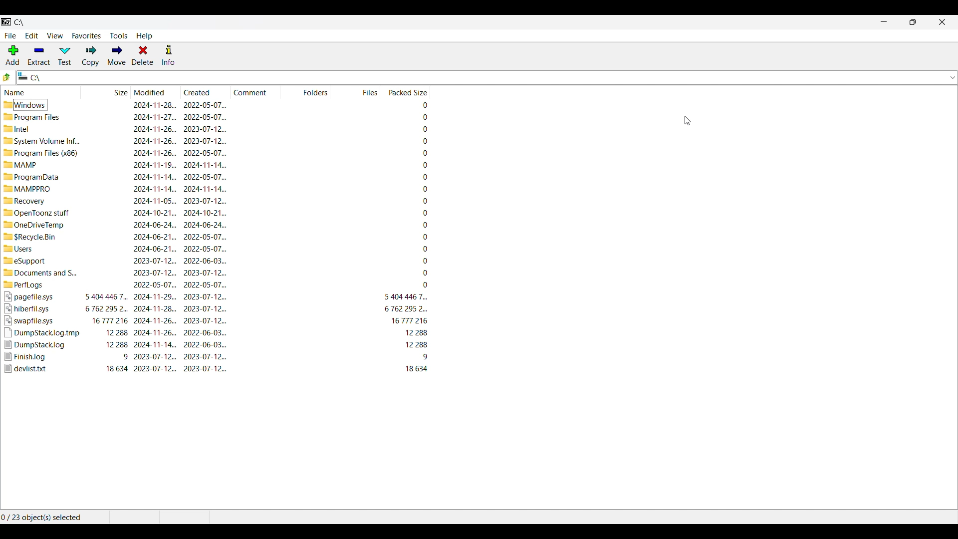 This screenshot has width=958, height=539. I want to click on Folder, so click(37, 225).